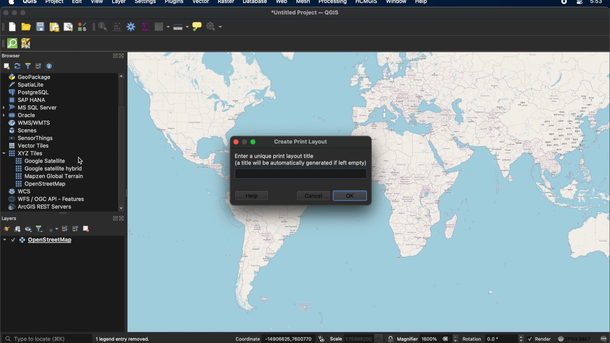  Describe the element at coordinates (254, 142) in the screenshot. I see `maximize` at that location.